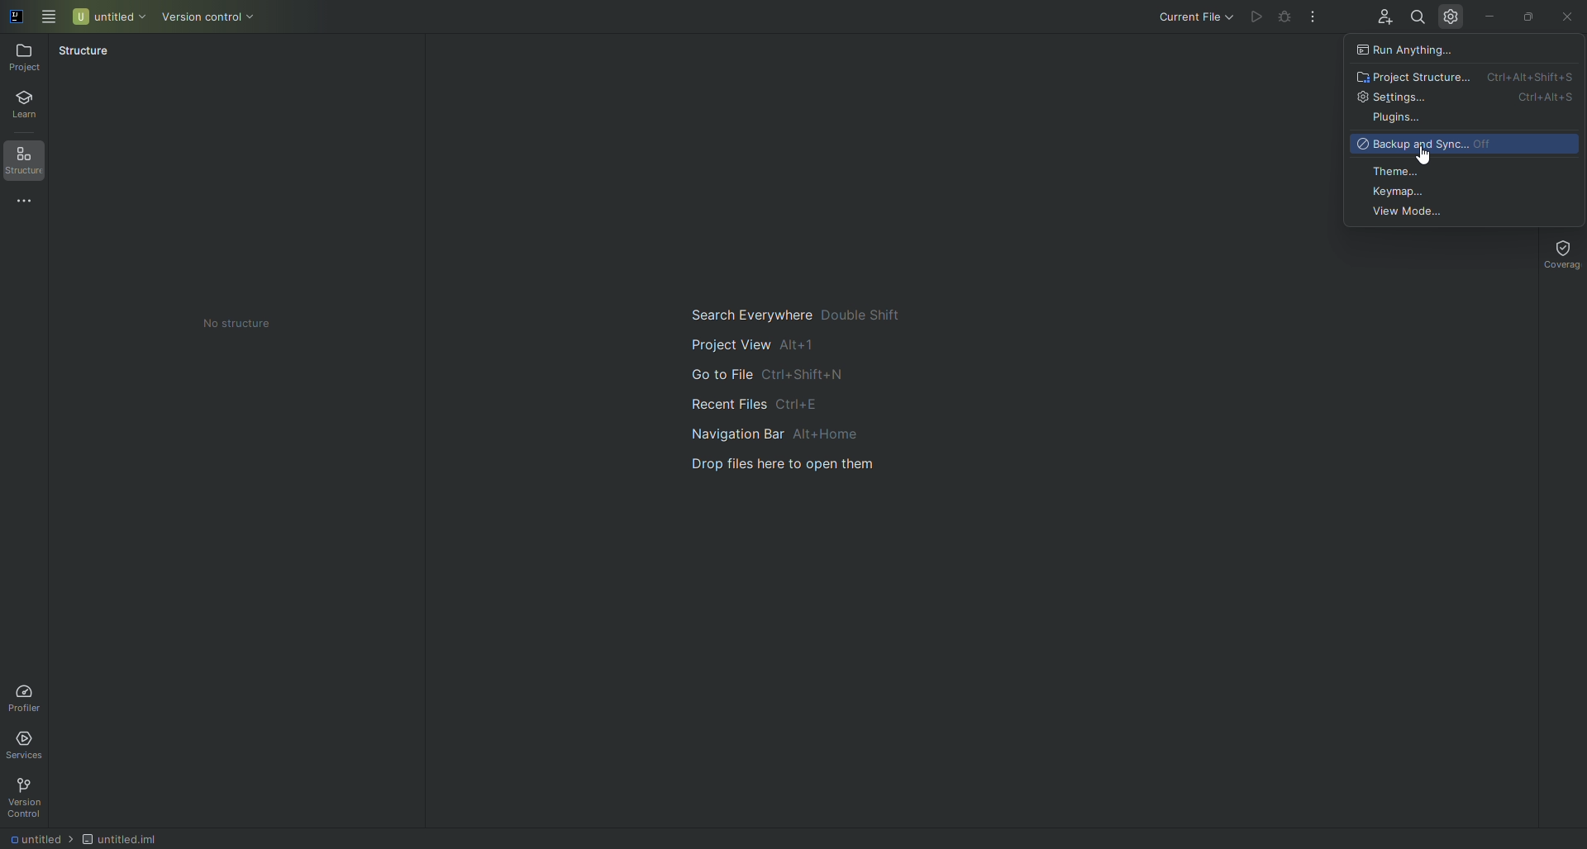 The image size is (1587, 849). I want to click on View Mode, so click(1413, 212).